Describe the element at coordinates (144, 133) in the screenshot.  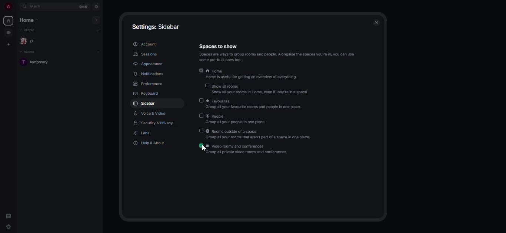
I see `labs` at that location.